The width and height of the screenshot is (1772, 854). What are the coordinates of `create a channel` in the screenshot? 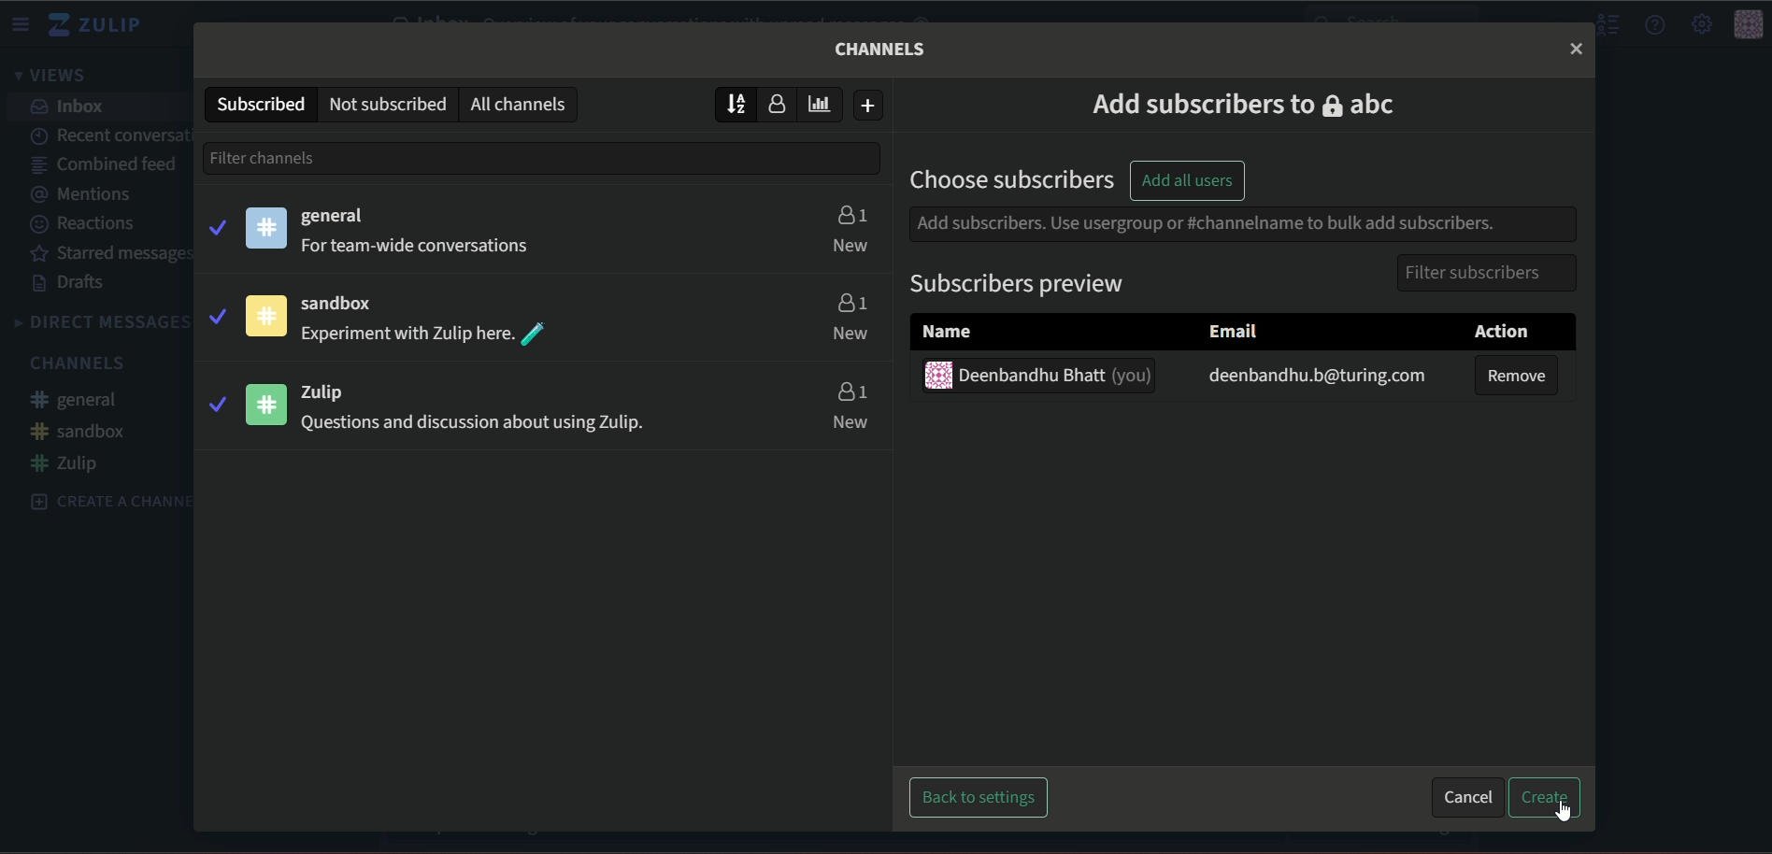 It's located at (101, 500).